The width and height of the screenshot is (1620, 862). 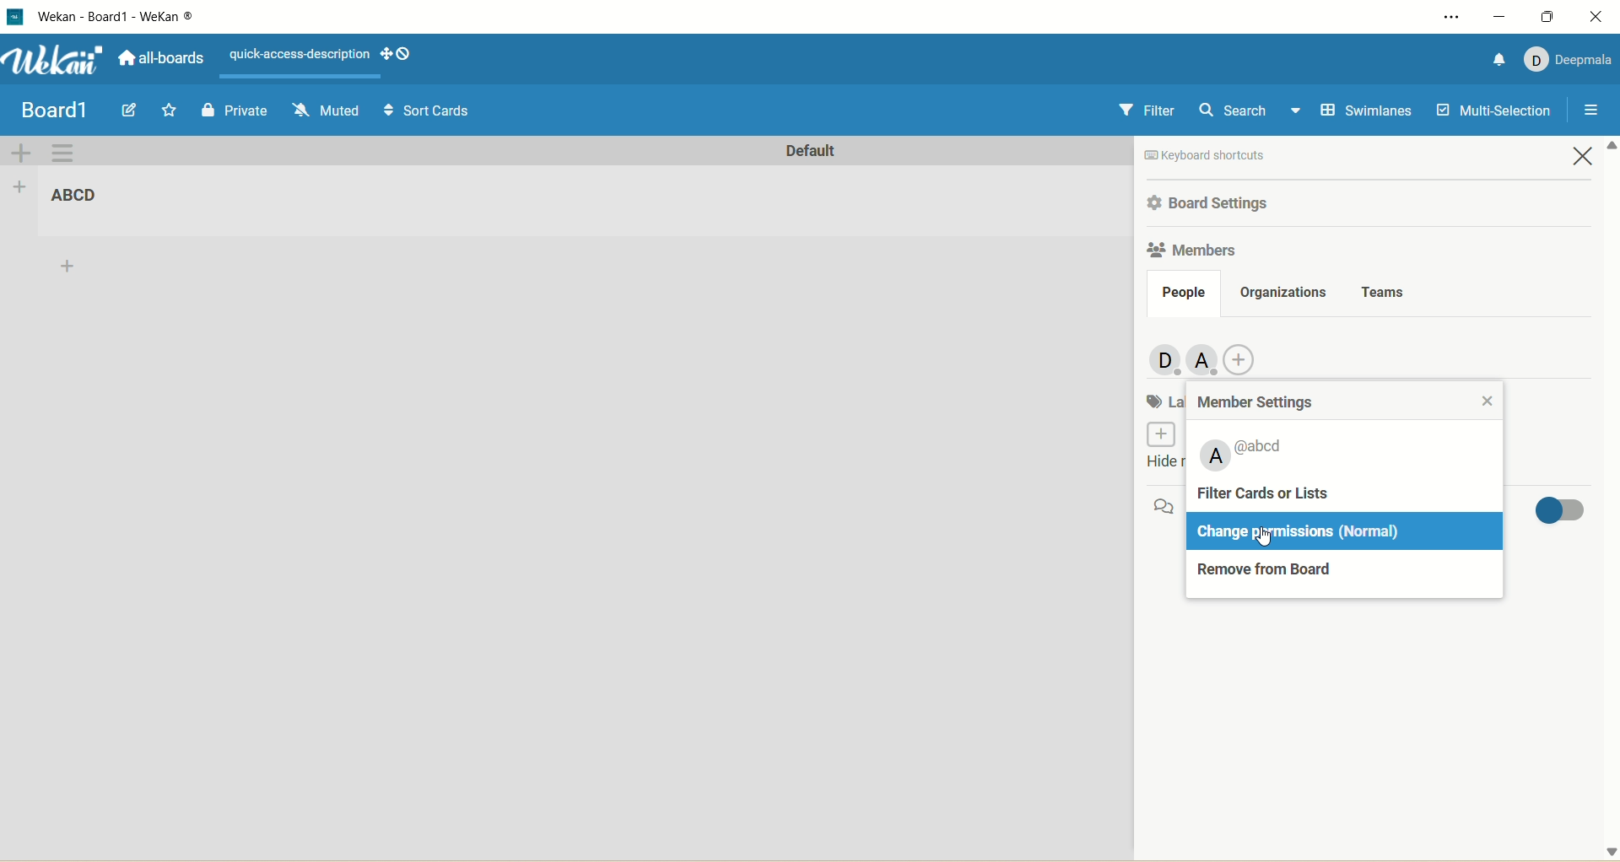 I want to click on organizations, so click(x=1285, y=291).